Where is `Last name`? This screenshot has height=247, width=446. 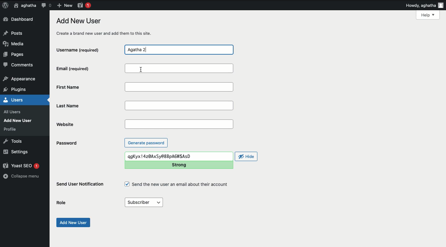
Last name is located at coordinates (89, 106).